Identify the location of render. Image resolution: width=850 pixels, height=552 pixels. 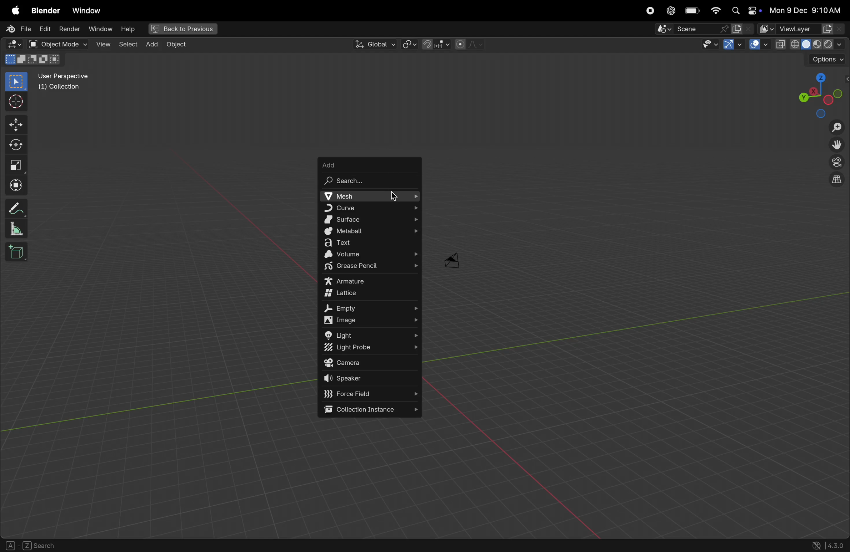
(69, 29).